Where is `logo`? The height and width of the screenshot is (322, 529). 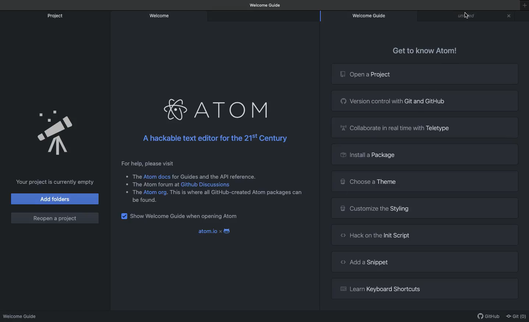
logo is located at coordinates (339, 235).